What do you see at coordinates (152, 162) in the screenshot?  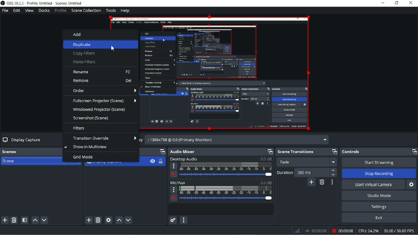 I see `Hide` at bounding box center [152, 162].